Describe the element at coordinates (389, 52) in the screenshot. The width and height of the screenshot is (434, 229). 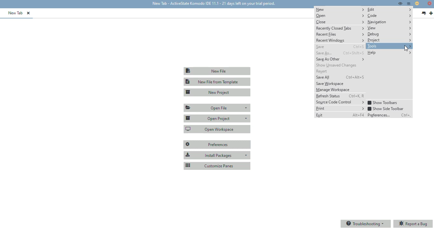
I see `help` at that location.